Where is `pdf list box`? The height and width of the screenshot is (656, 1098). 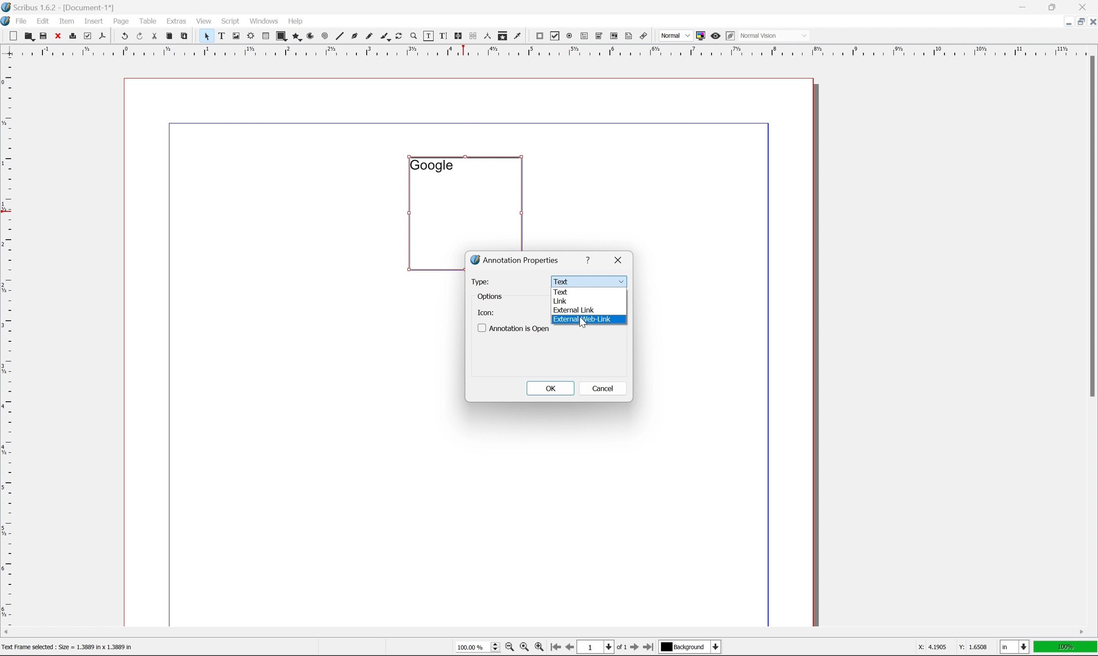 pdf list box is located at coordinates (613, 37).